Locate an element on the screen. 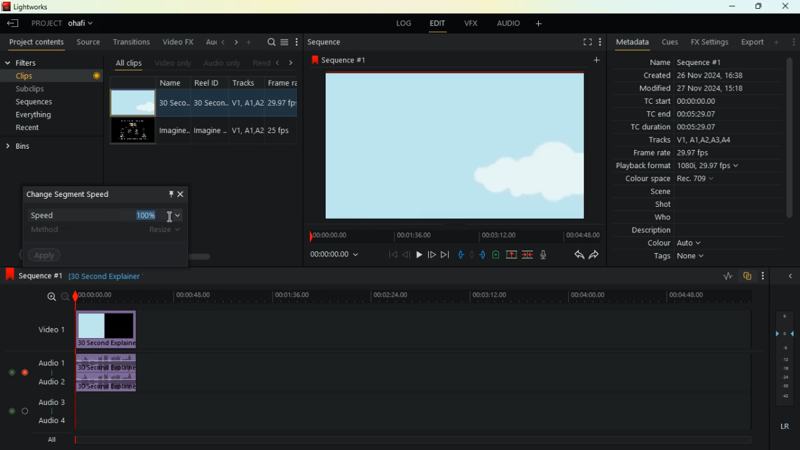 This screenshot has height=450, width=800. source is located at coordinates (90, 43).